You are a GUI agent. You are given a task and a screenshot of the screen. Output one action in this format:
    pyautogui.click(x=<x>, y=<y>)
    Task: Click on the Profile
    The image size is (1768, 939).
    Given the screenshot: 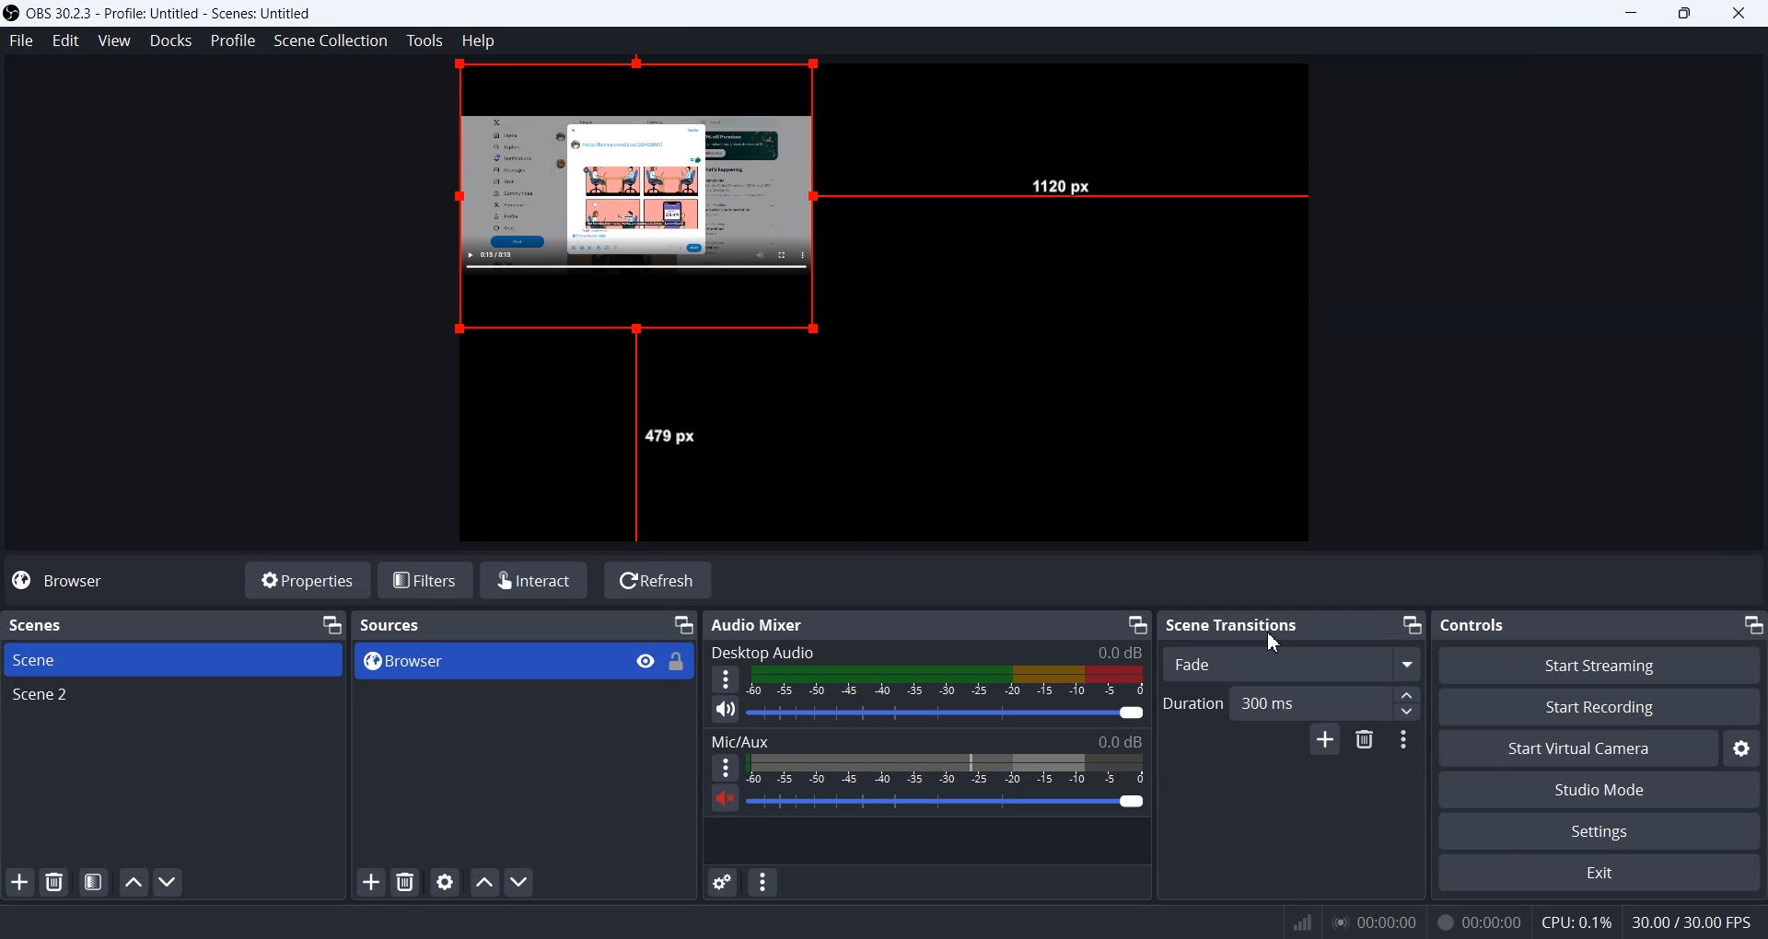 What is the action you would take?
    pyautogui.click(x=232, y=40)
    